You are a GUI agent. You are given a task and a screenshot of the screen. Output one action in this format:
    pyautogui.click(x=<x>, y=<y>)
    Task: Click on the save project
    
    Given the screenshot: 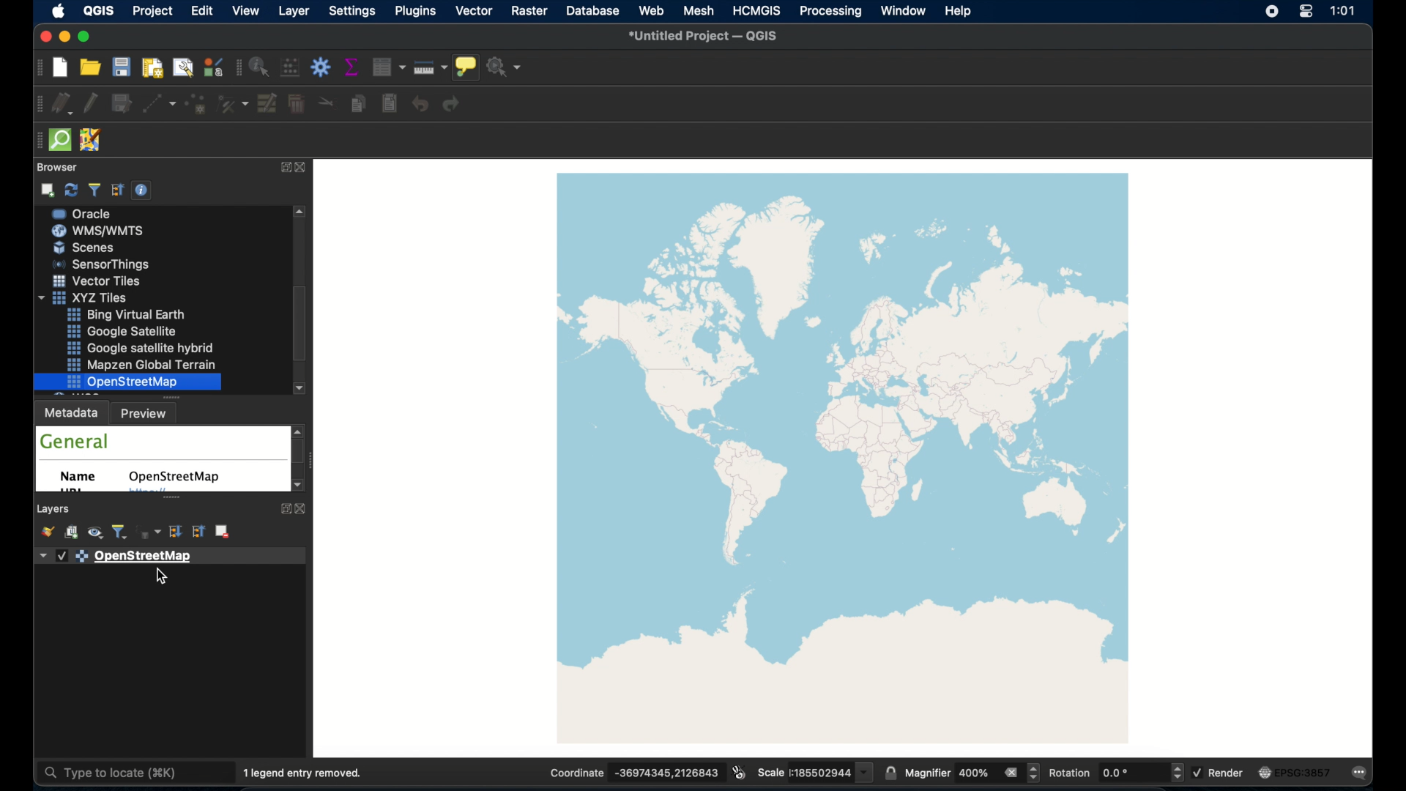 What is the action you would take?
    pyautogui.click(x=122, y=69)
    